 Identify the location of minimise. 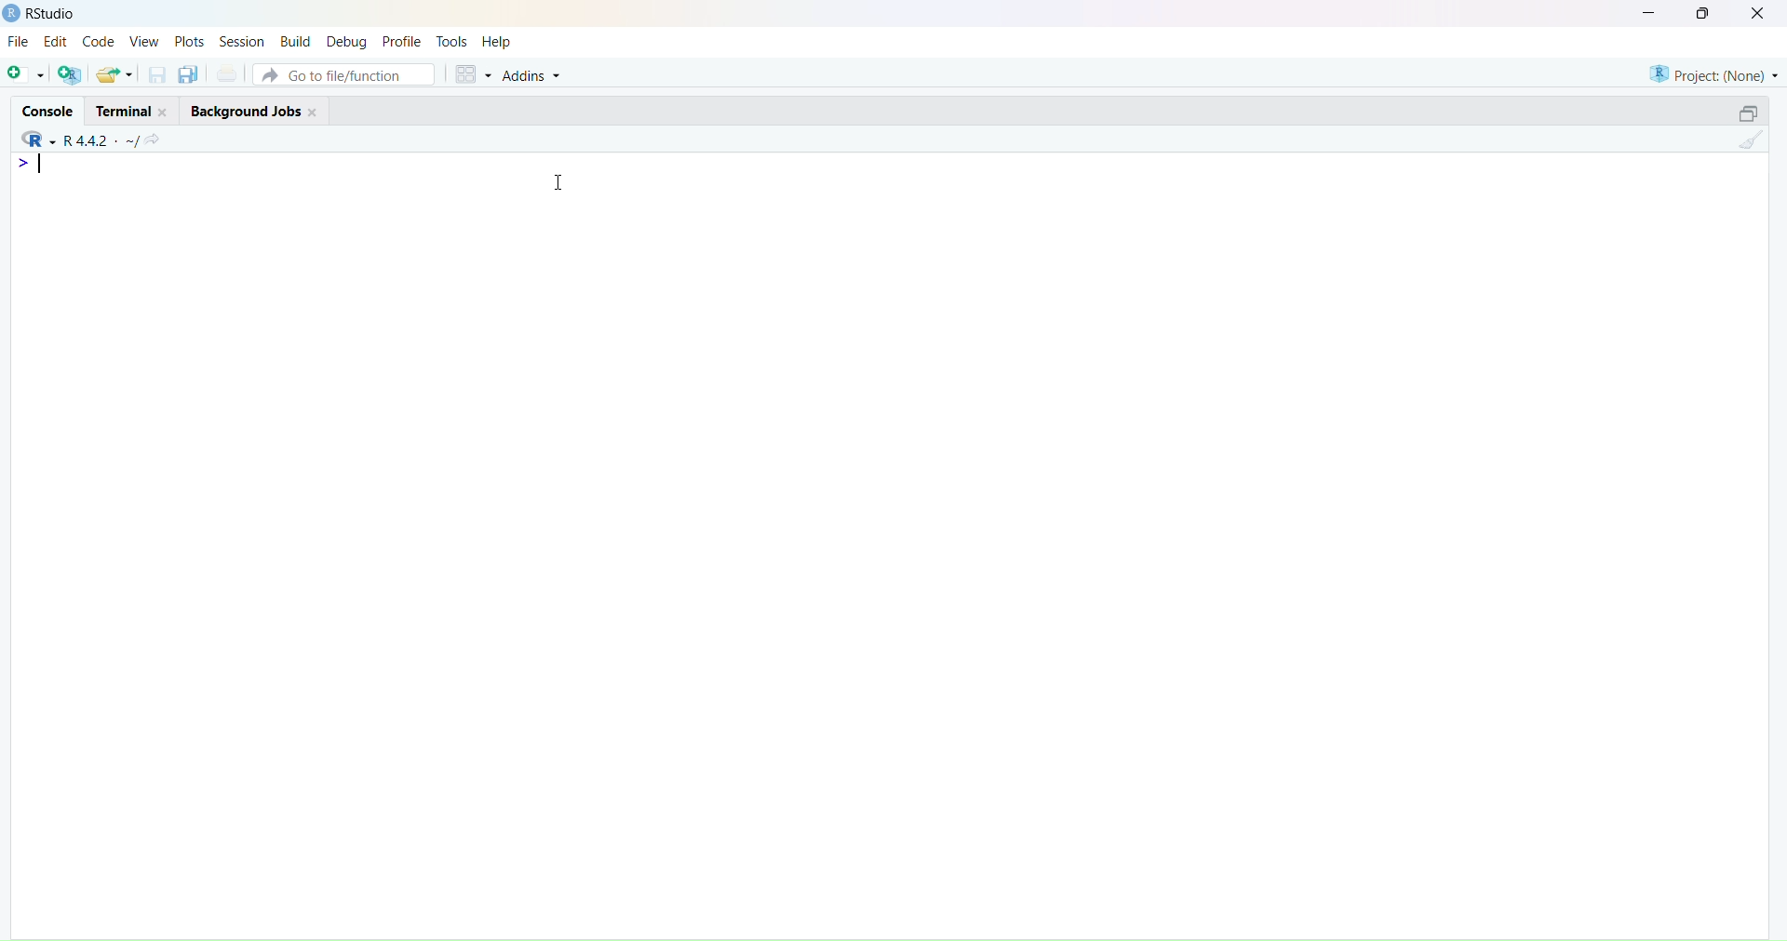
(1650, 12).